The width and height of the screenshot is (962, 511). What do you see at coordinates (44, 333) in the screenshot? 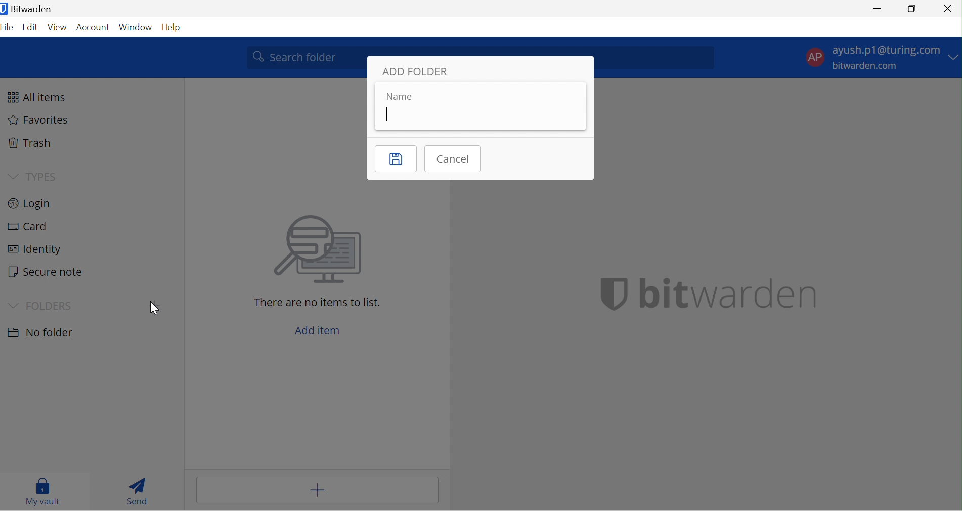
I see `No Folder` at bounding box center [44, 333].